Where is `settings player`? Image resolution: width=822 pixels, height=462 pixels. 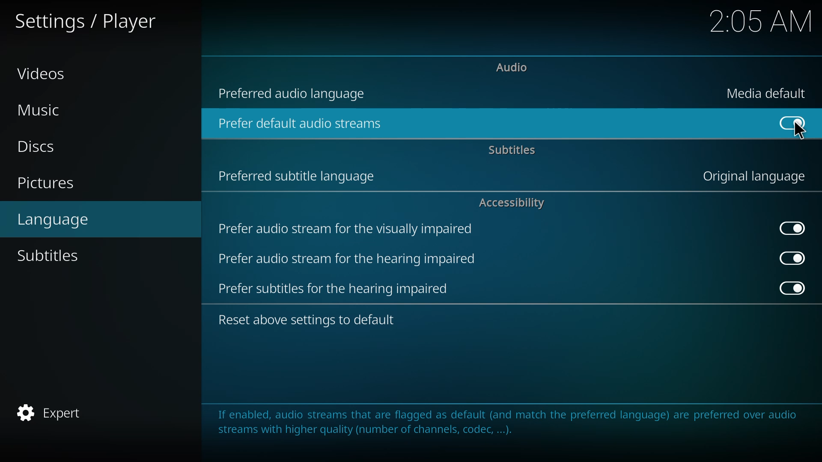
settings player is located at coordinates (88, 21).